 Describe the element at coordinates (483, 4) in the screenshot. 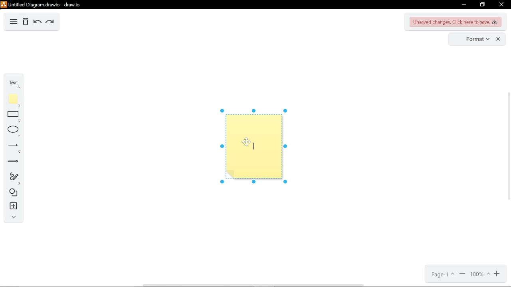

I see `restore down` at that location.